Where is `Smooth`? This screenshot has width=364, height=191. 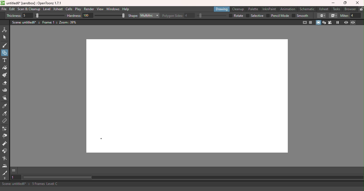
Smooth is located at coordinates (300, 16).